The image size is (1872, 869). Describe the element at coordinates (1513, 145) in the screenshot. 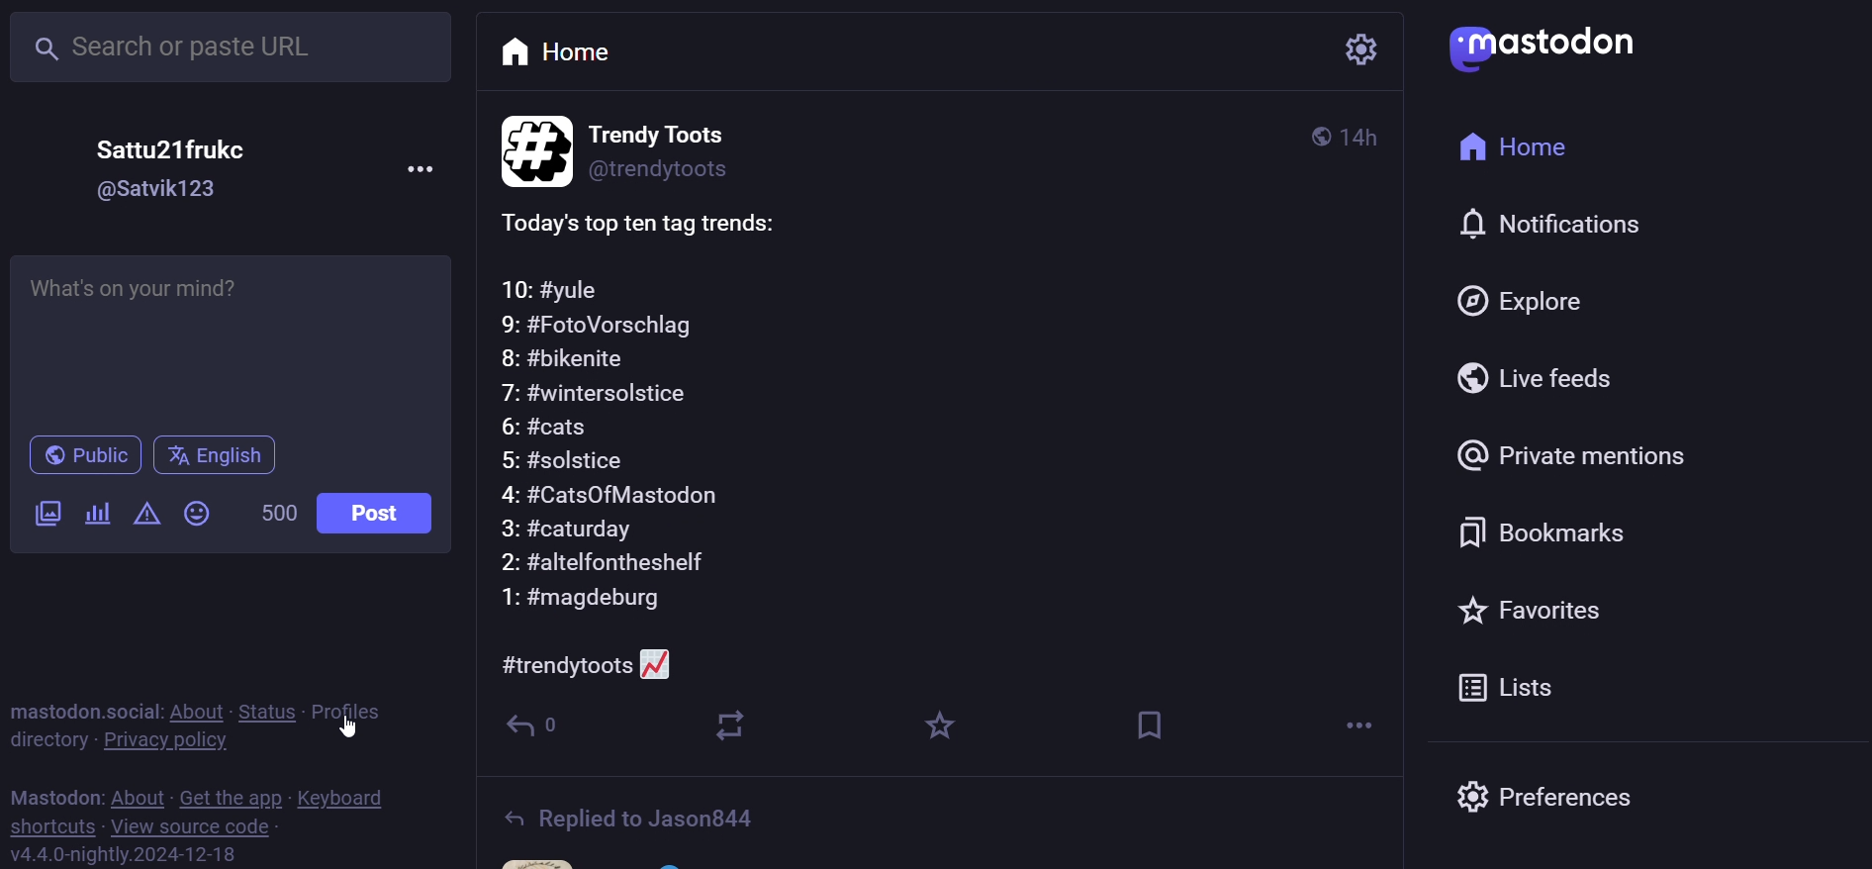

I see `home` at that location.